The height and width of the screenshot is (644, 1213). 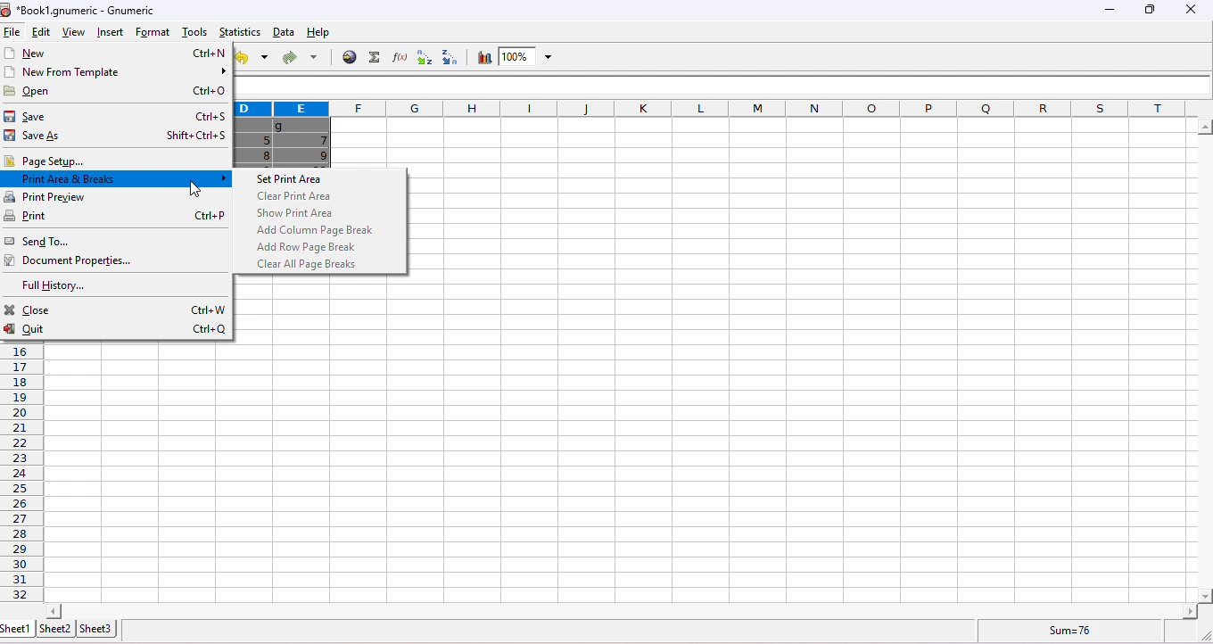 What do you see at coordinates (118, 91) in the screenshot?
I see `open` at bounding box center [118, 91].